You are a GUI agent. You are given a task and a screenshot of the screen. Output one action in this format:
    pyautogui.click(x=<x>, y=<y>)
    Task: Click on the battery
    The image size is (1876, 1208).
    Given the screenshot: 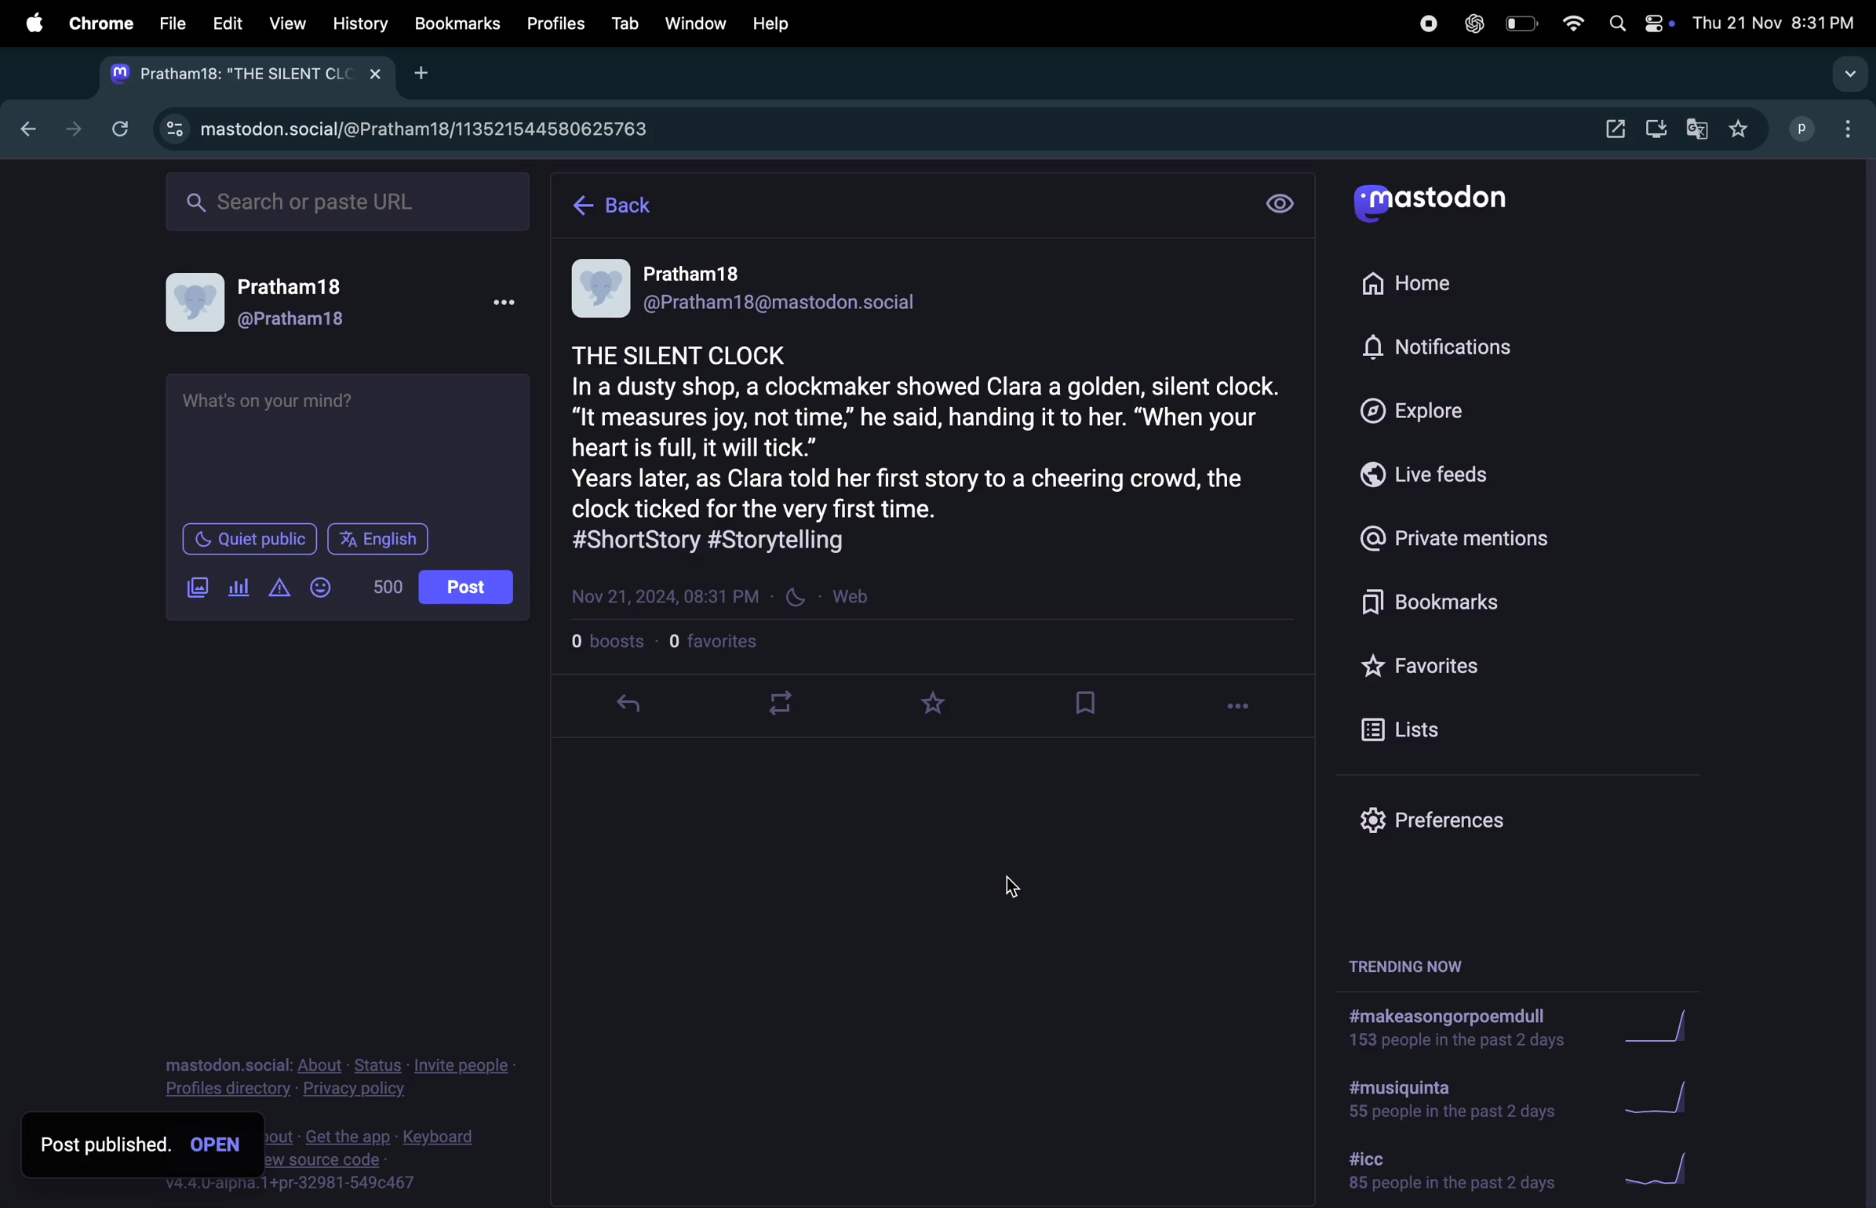 What is the action you would take?
    pyautogui.click(x=1522, y=25)
    